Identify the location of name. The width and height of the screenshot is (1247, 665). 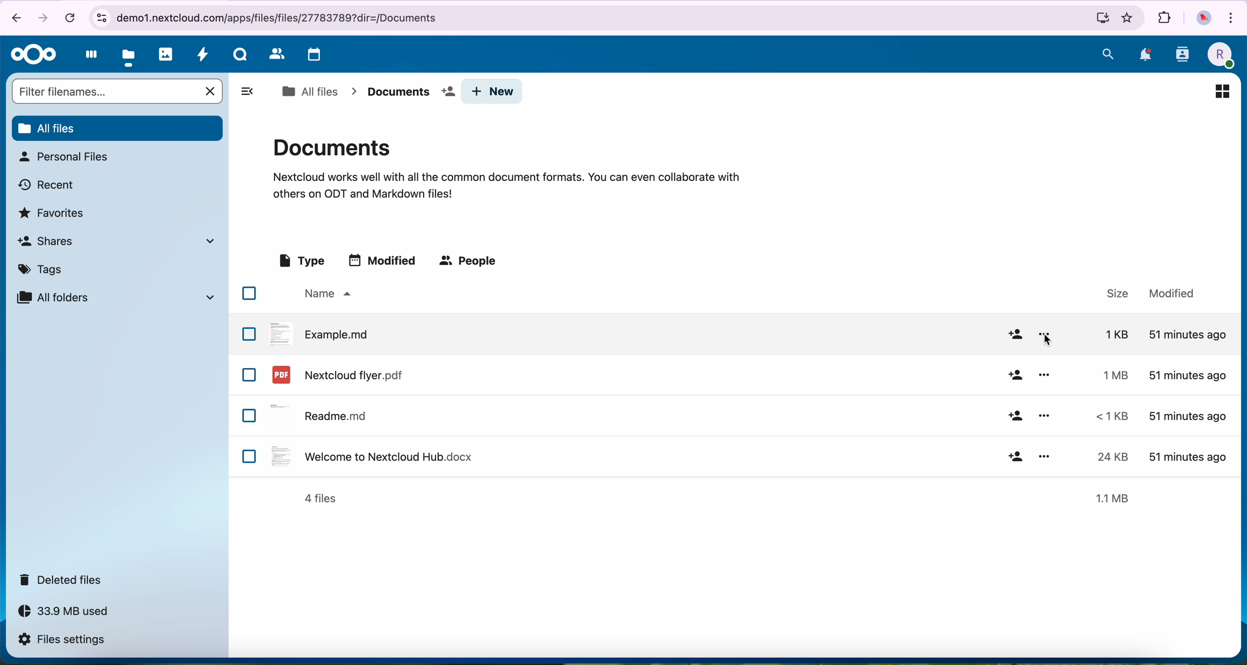
(326, 294).